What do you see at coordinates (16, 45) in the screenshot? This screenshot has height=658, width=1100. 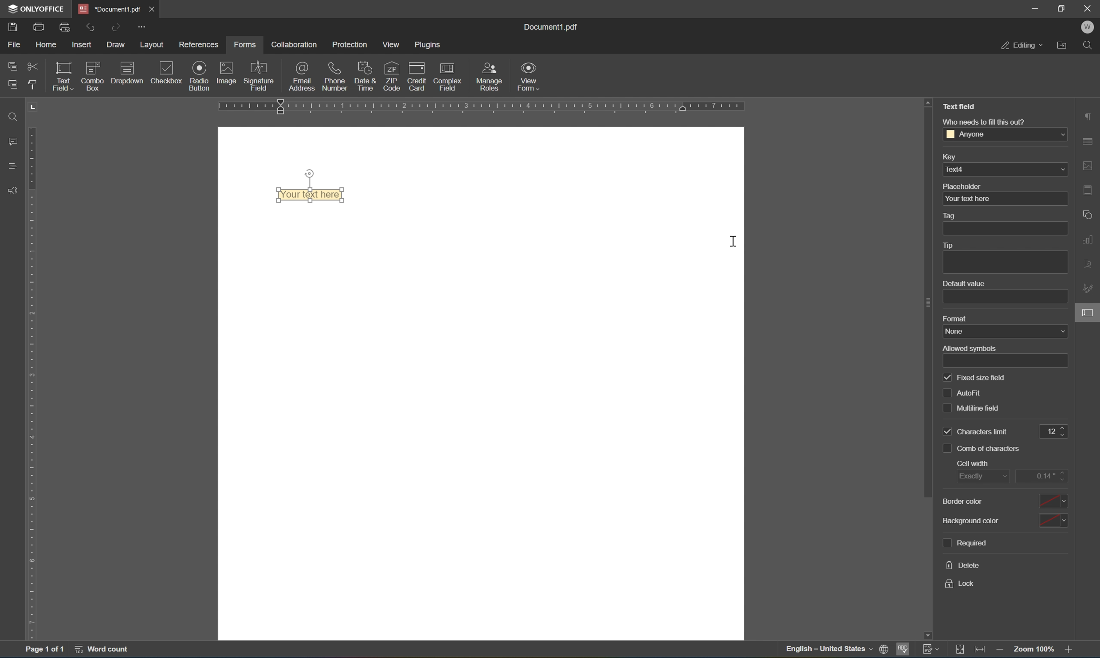 I see `file` at bounding box center [16, 45].